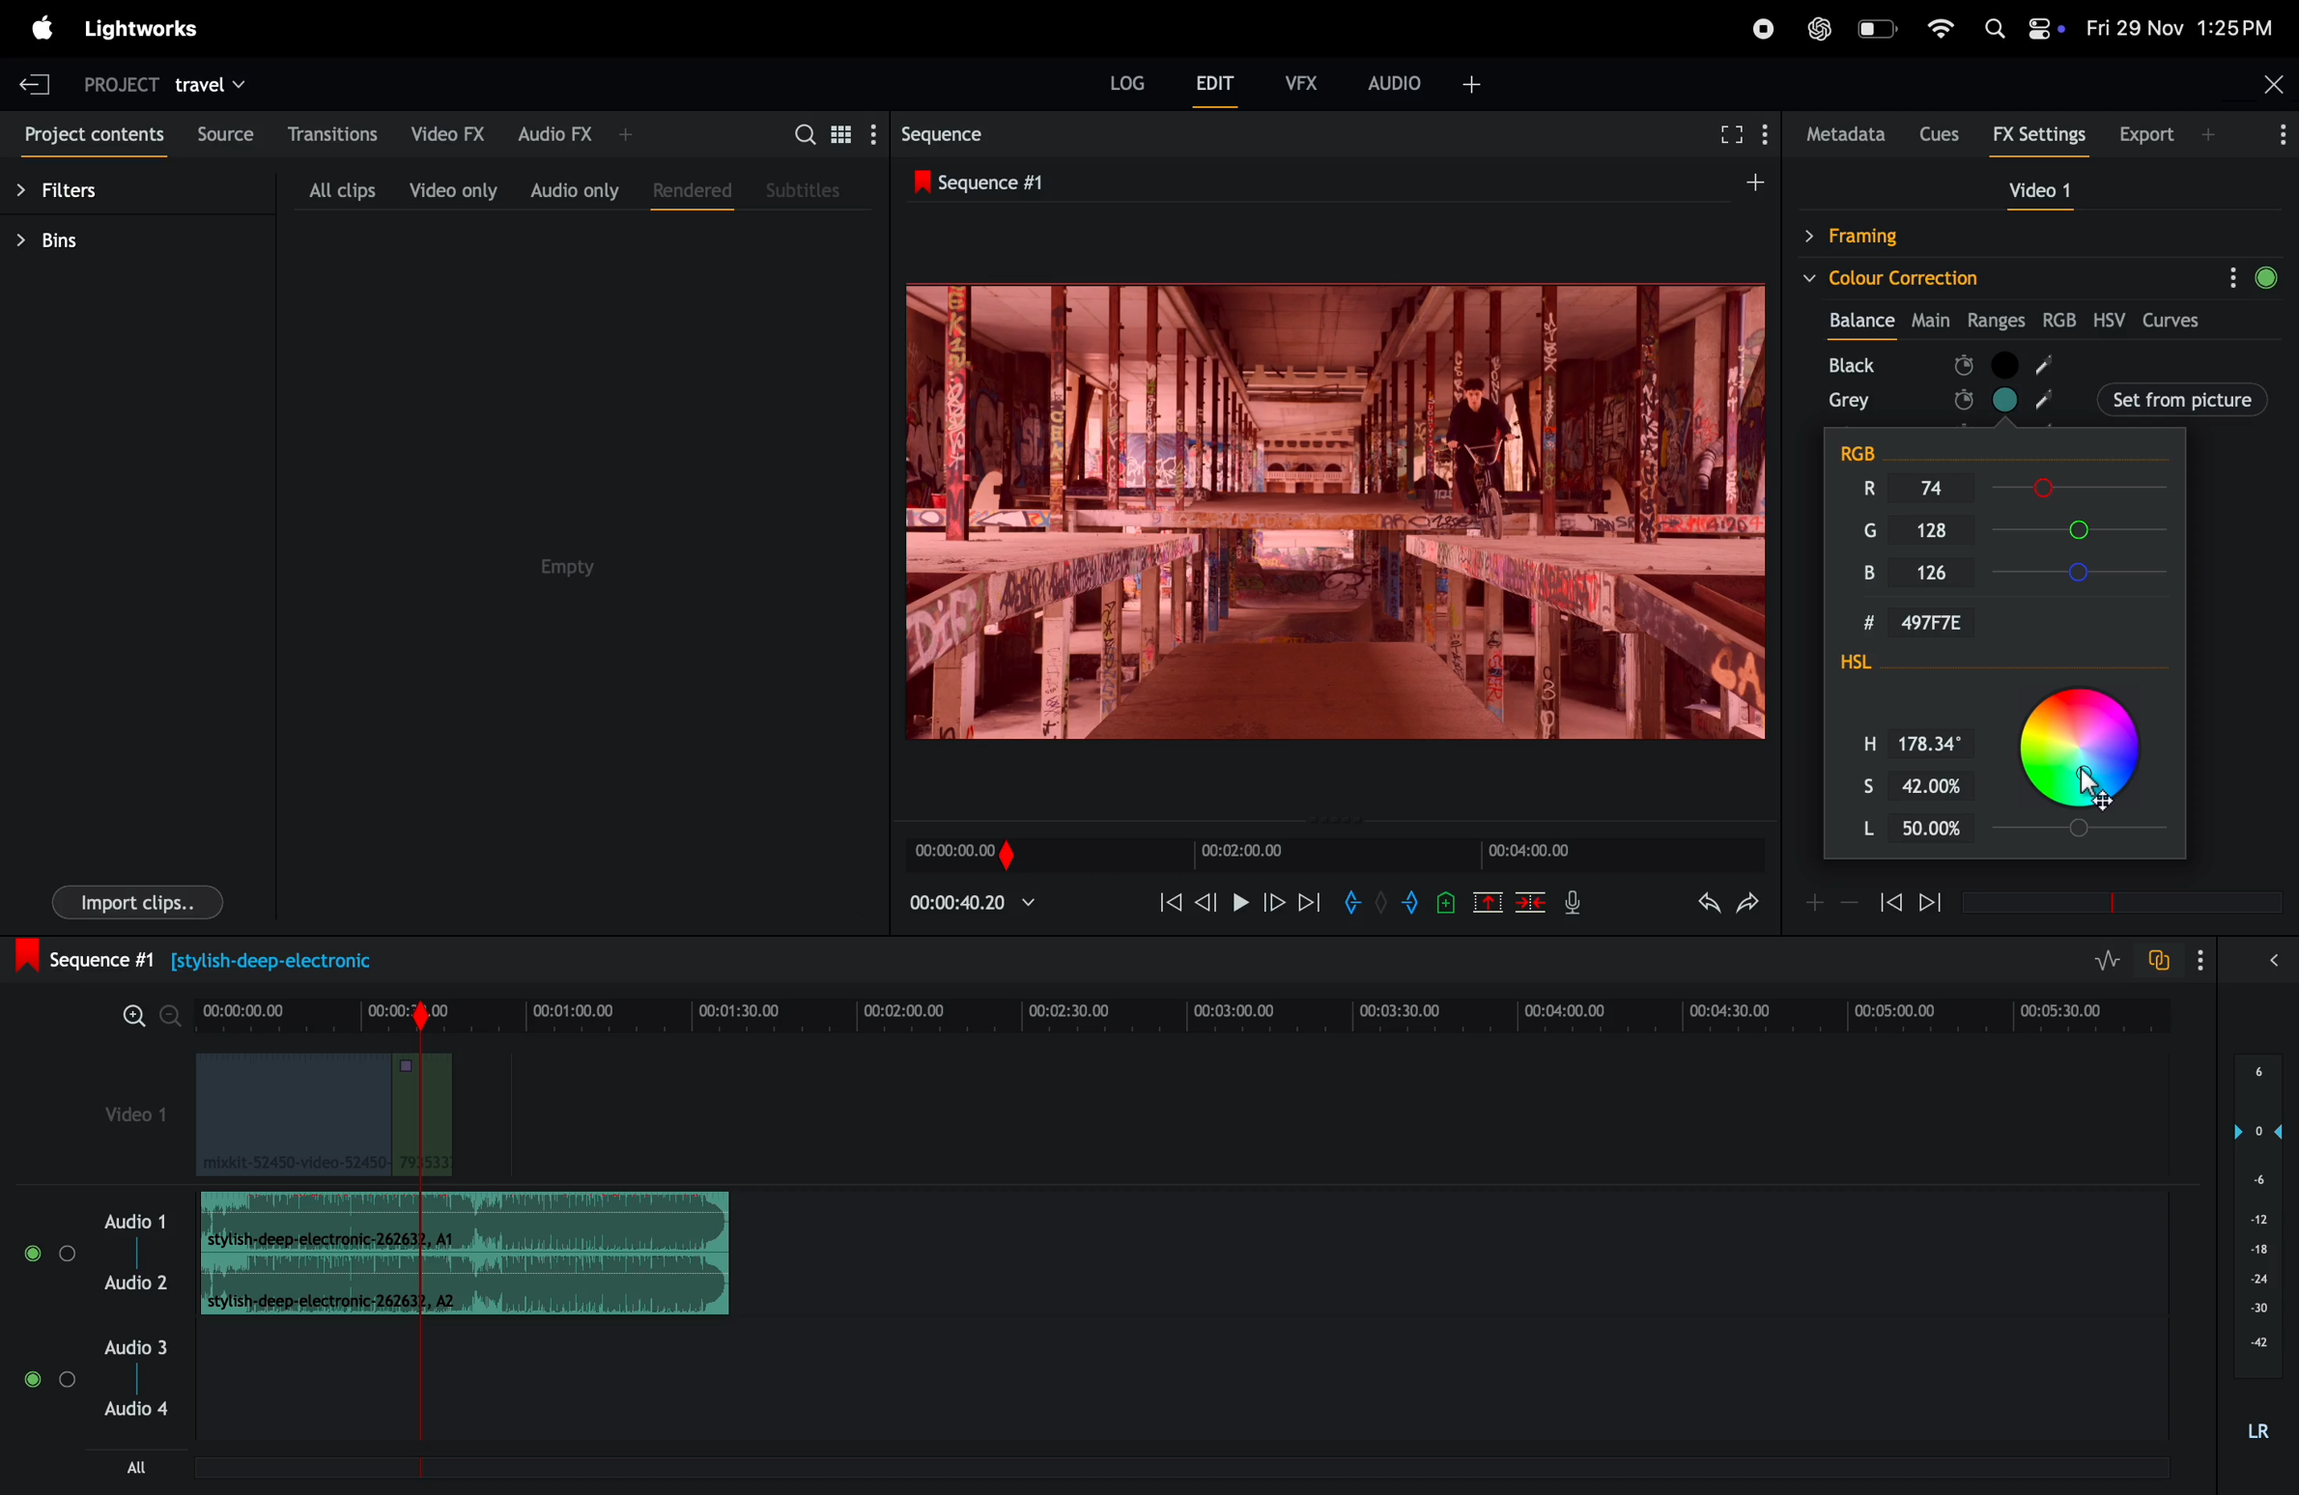 Image resolution: width=2299 pixels, height=1495 pixels. I want to click on toggle between list view, so click(845, 133).